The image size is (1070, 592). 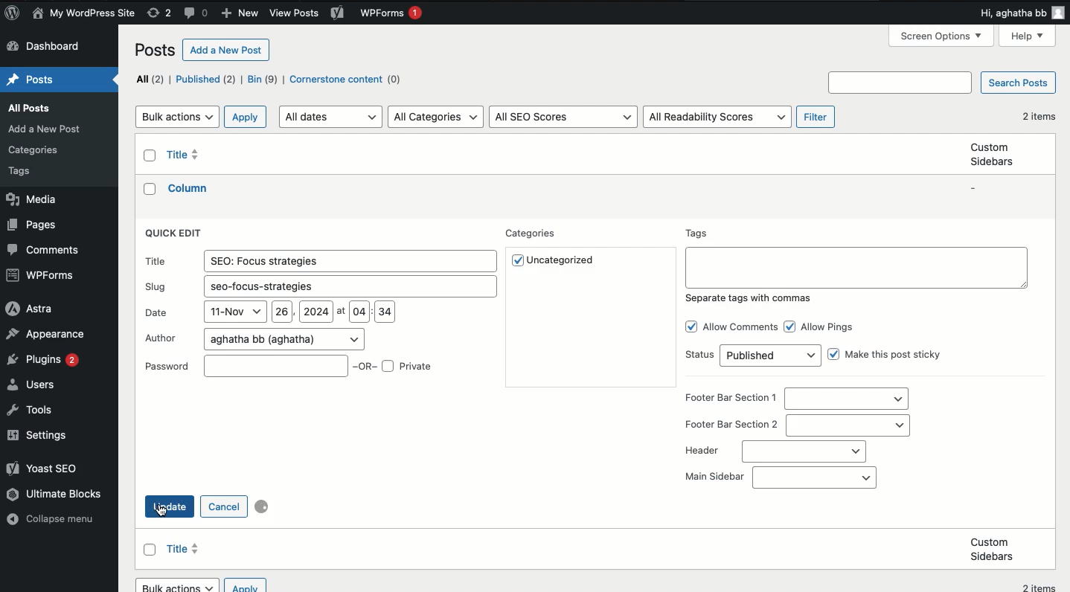 I want to click on Posts, so click(x=48, y=129).